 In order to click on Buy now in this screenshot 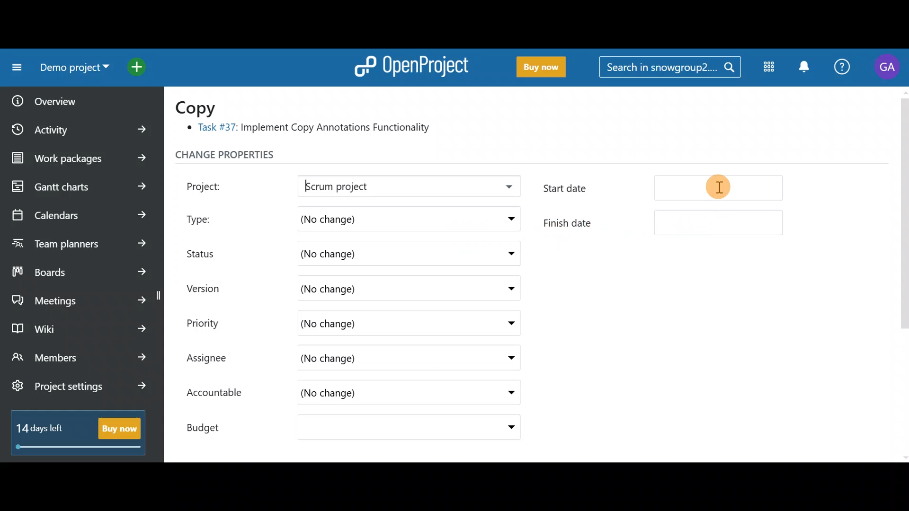, I will do `click(537, 67)`.